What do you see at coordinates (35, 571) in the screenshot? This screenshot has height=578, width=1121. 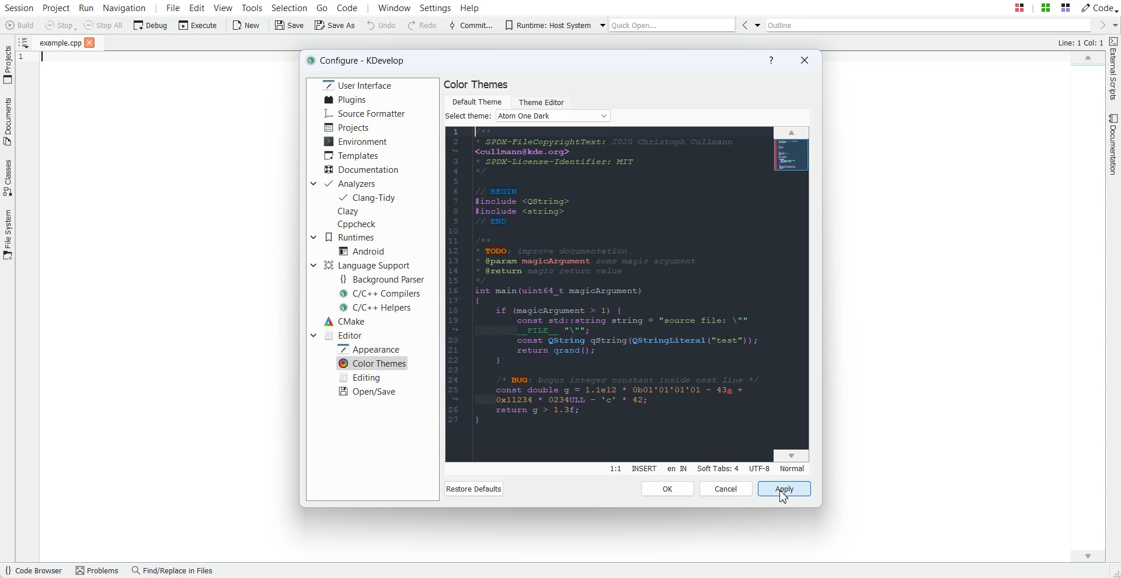 I see `Code Browser` at bounding box center [35, 571].